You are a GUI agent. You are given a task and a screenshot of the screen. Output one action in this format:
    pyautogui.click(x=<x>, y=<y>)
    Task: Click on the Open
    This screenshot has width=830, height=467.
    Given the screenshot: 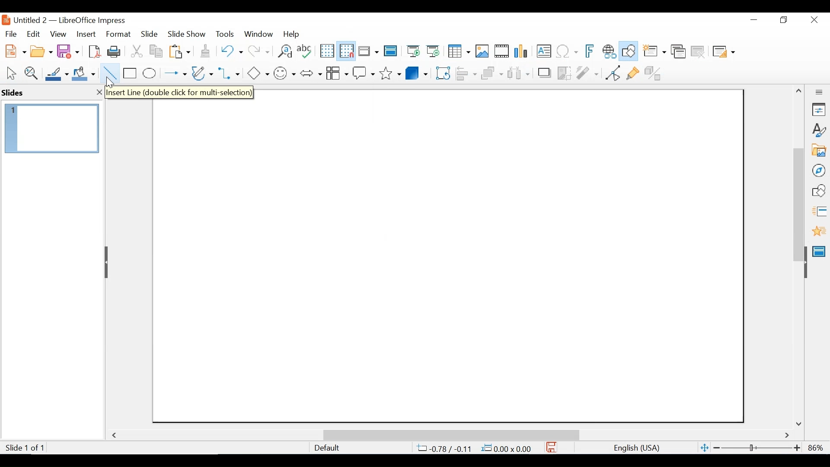 What is the action you would take?
    pyautogui.click(x=41, y=50)
    